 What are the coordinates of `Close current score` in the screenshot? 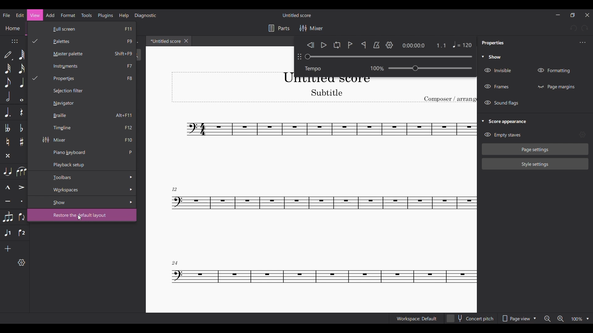 It's located at (186, 41).